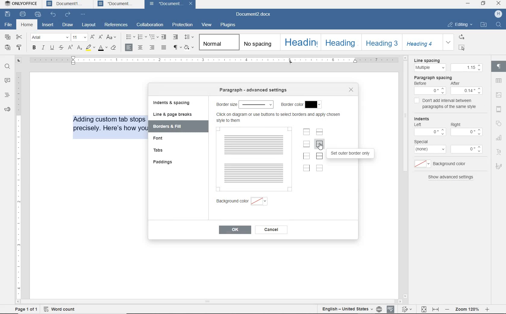  Describe the element at coordinates (8, 67) in the screenshot. I see `find` at that location.